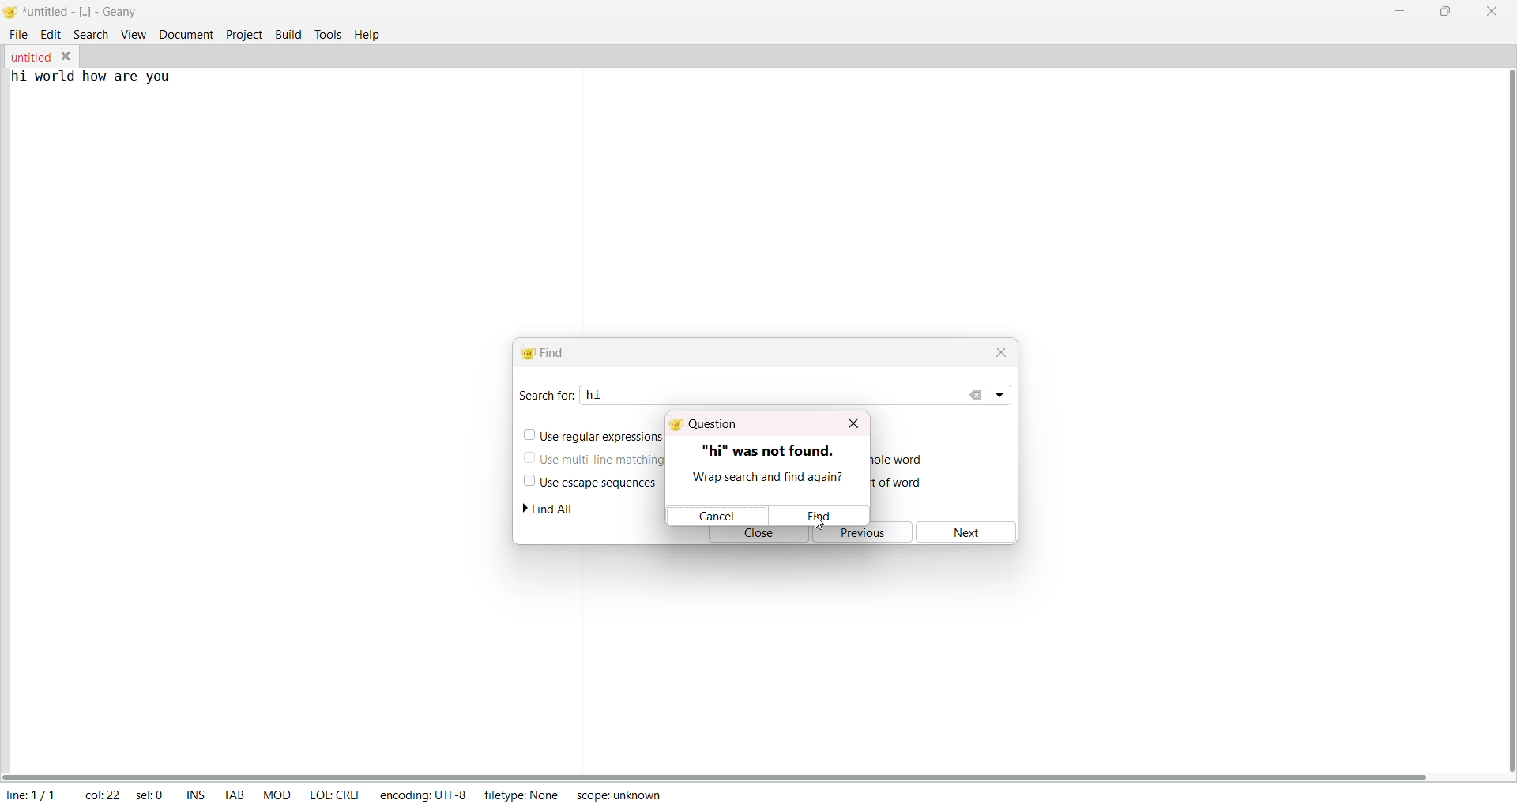 This screenshot has height=804, width=1517. What do you see at coordinates (853, 424) in the screenshot?
I see `close dialog` at bounding box center [853, 424].